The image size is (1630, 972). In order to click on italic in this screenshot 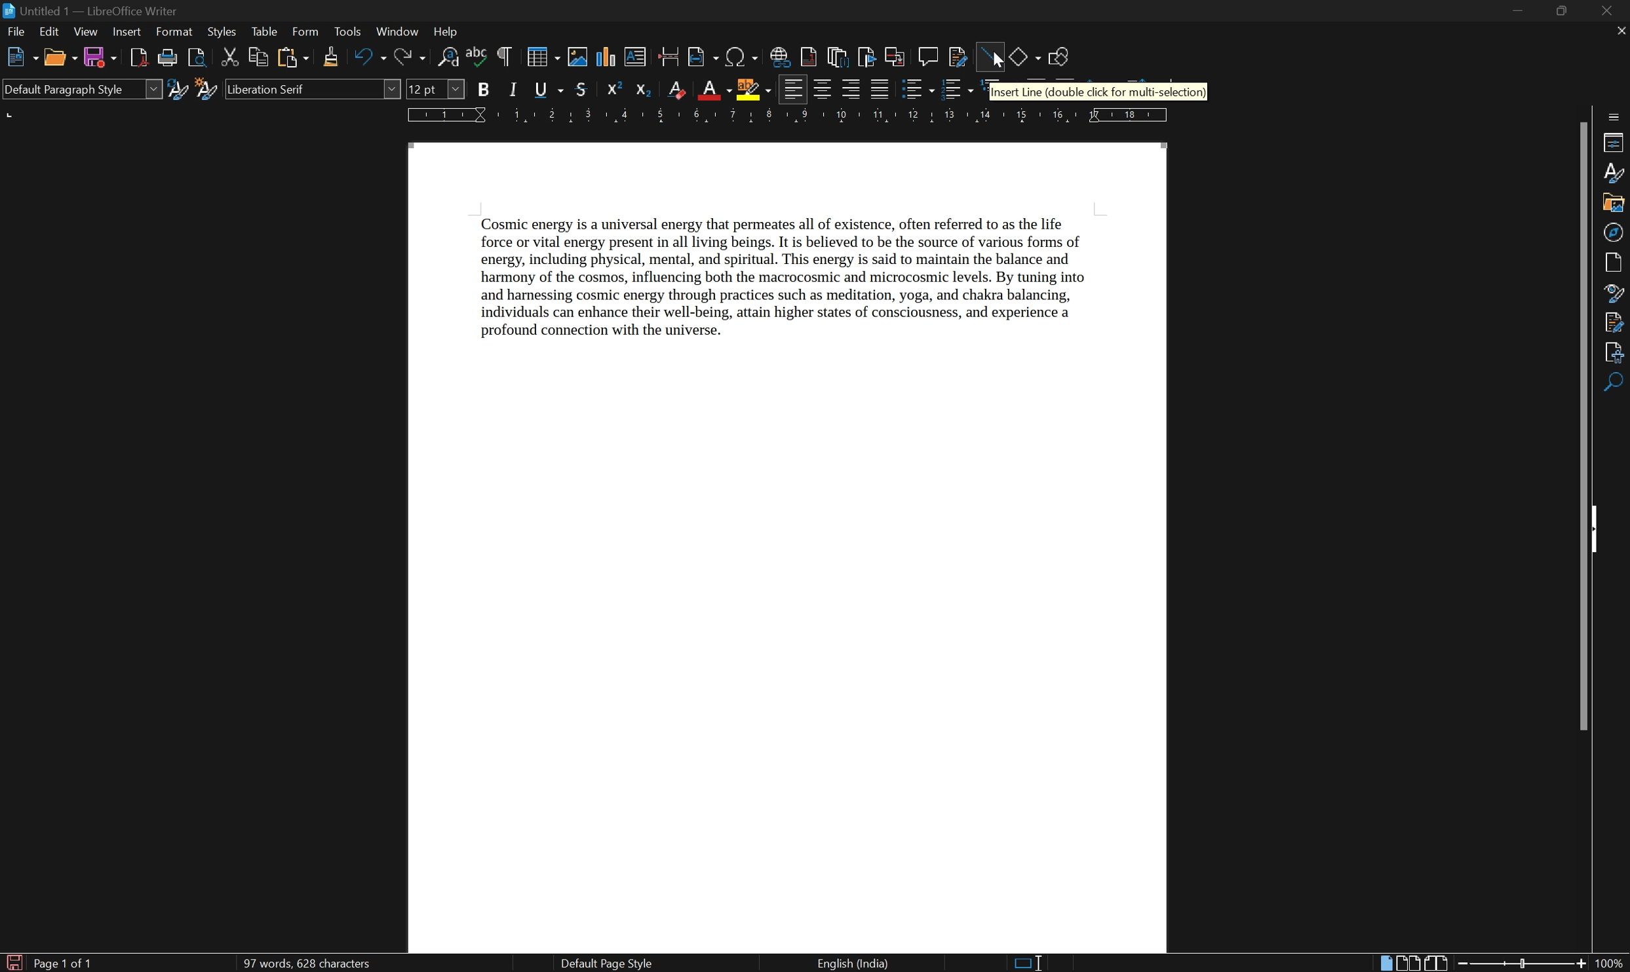, I will do `click(514, 90)`.